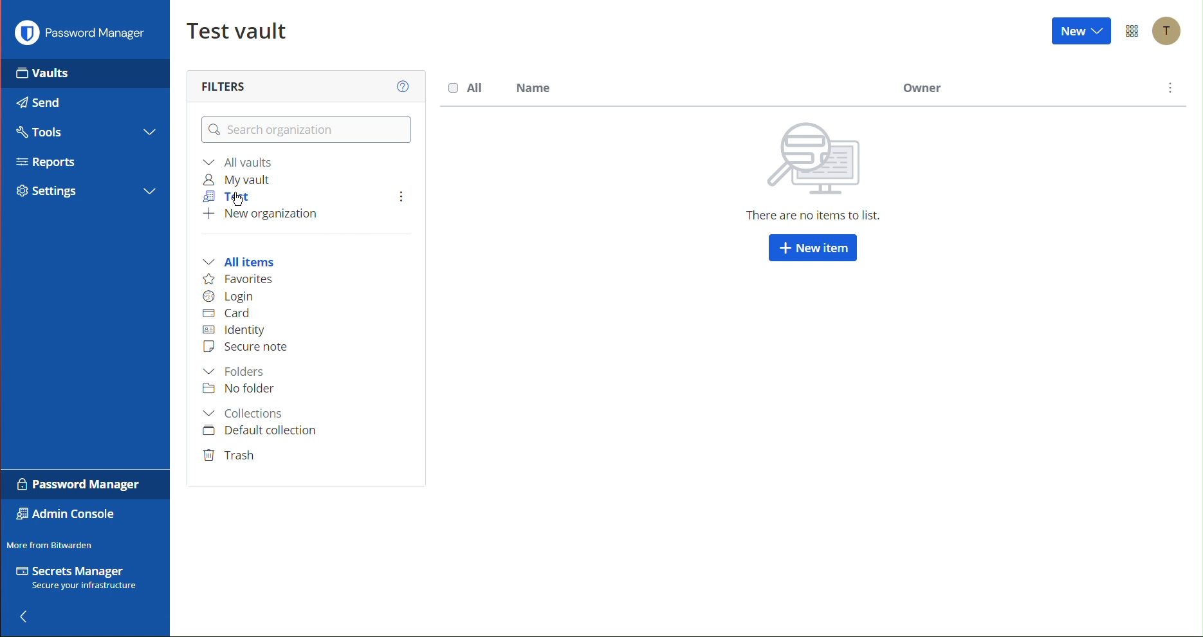  I want to click on Secrets Manager, so click(77, 577).